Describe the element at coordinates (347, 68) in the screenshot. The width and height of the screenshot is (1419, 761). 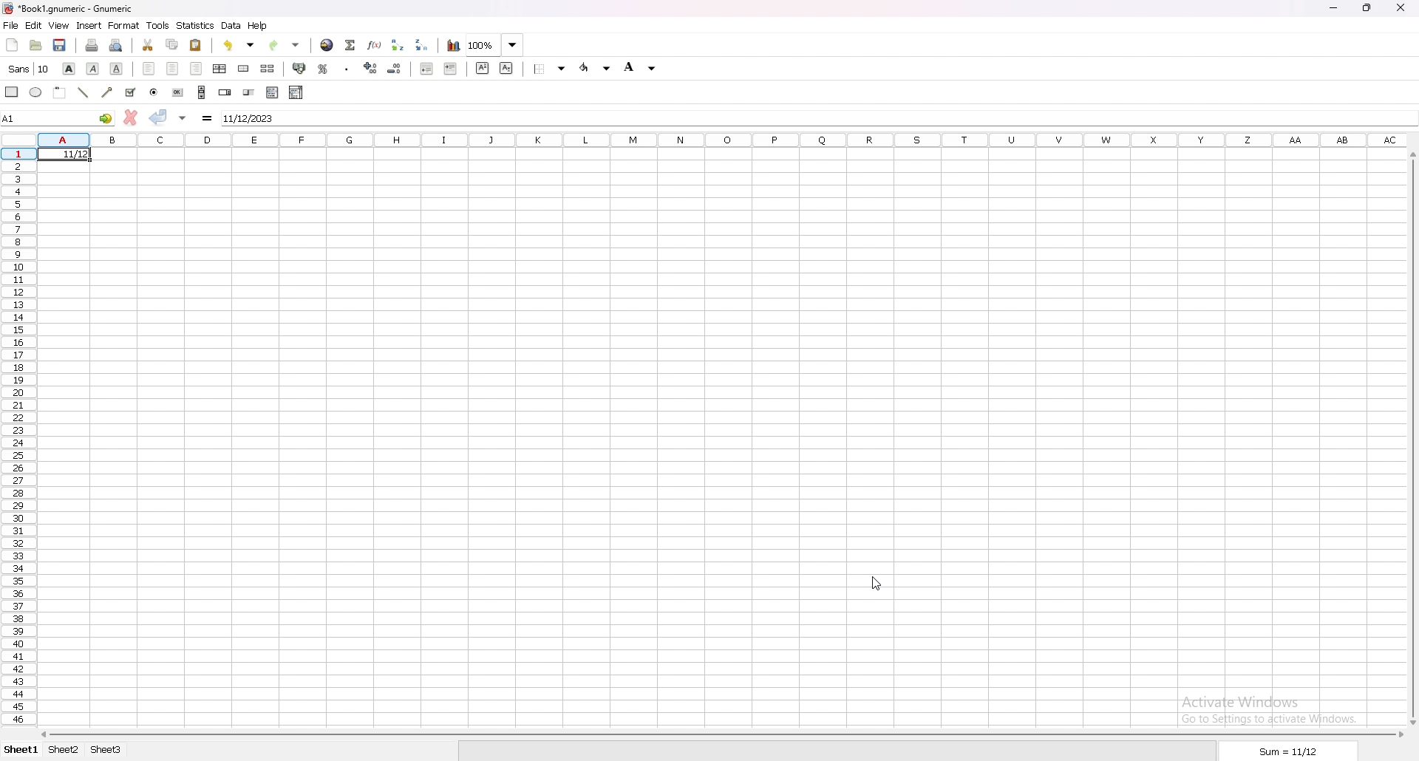
I see `thousands separator` at that location.